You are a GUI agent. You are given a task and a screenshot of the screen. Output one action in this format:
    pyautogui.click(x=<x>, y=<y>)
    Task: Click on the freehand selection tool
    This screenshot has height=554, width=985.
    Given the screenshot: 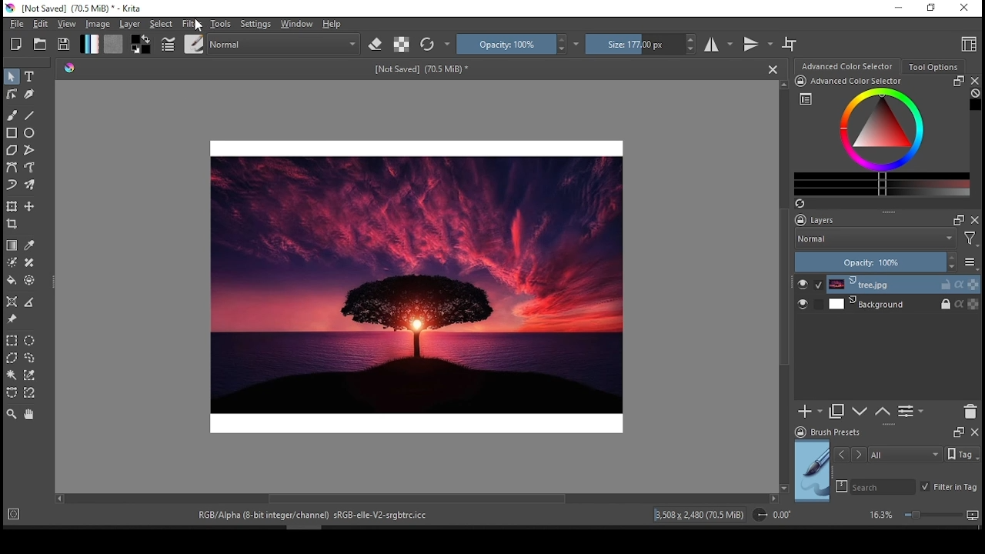 What is the action you would take?
    pyautogui.click(x=30, y=357)
    